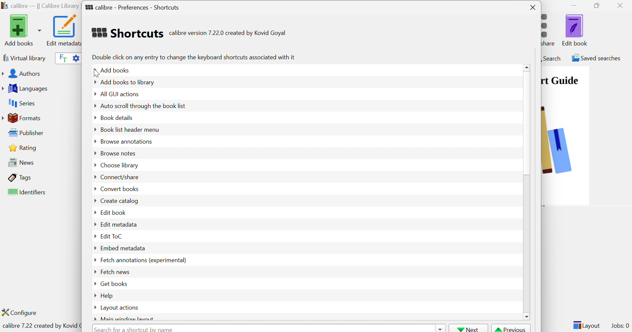 This screenshot has width=632, height=332. Describe the element at coordinates (20, 177) in the screenshot. I see `Tags` at that location.